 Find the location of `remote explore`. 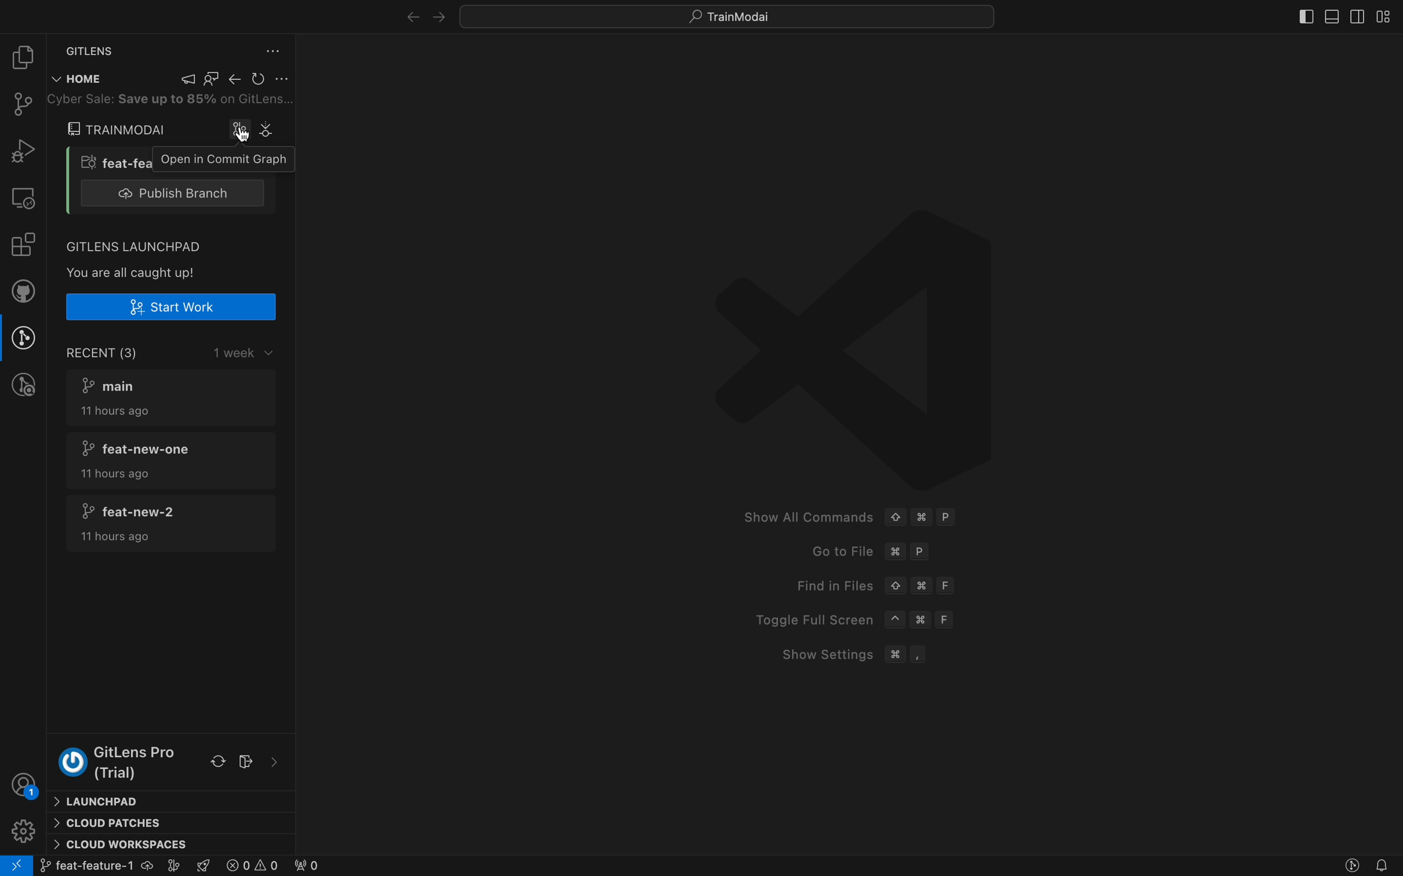

remote explore is located at coordinates (24, 198).